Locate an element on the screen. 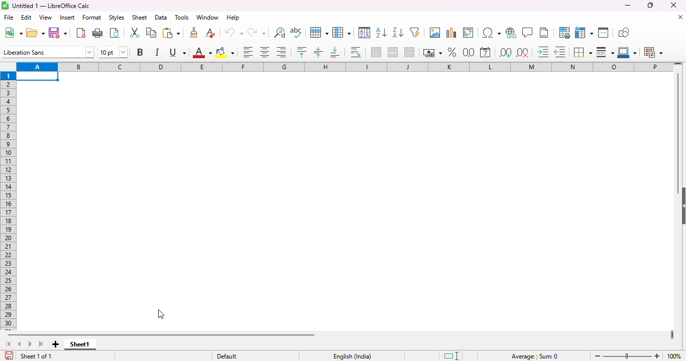 This screenshot has width=686, height=361. row is located at coordinates (319, 32).